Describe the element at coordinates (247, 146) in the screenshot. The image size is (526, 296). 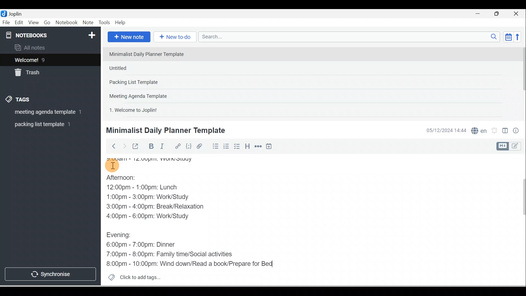
I see `Heading` at that location.